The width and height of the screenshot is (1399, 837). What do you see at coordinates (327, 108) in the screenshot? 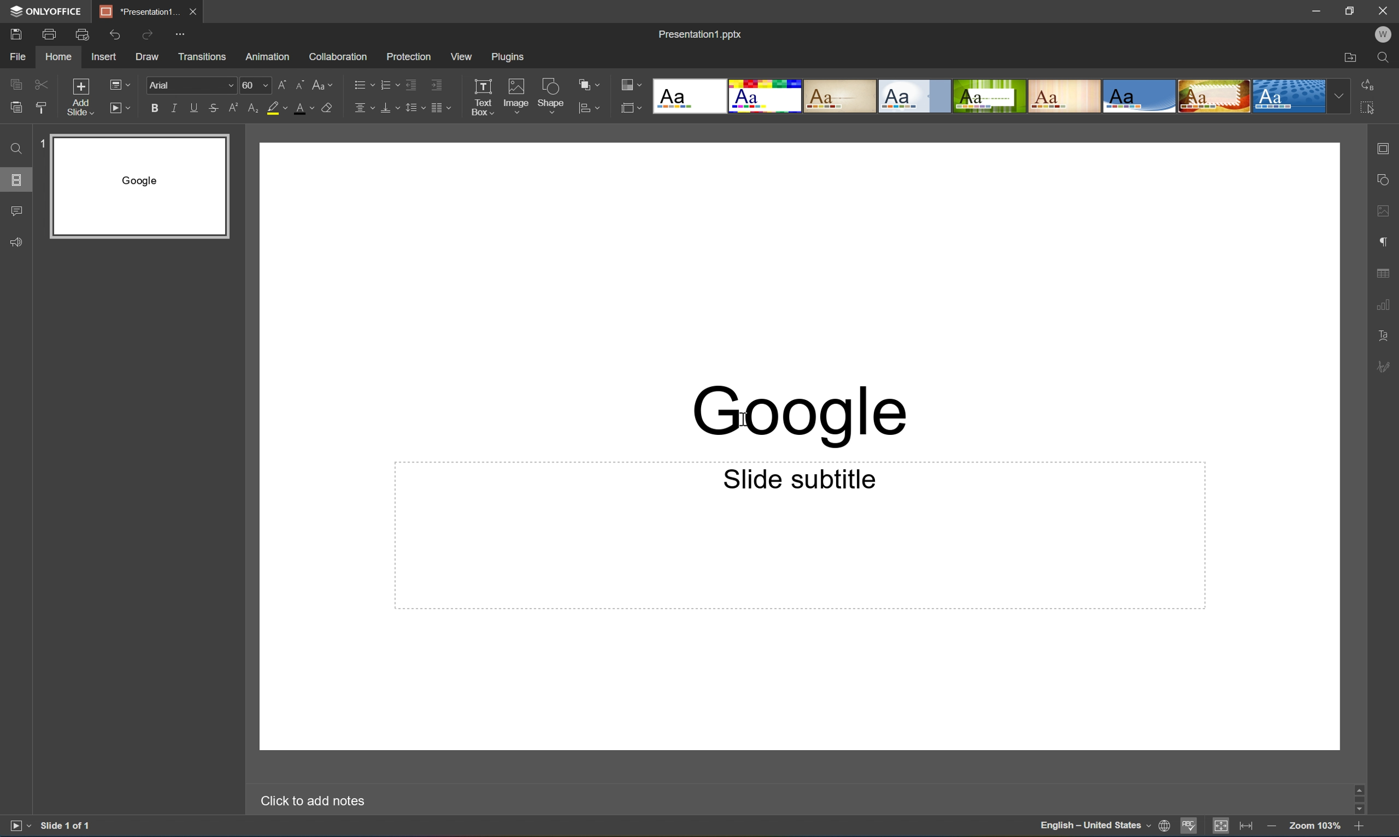
I see `Clear style` at bounding box center [327, 108].